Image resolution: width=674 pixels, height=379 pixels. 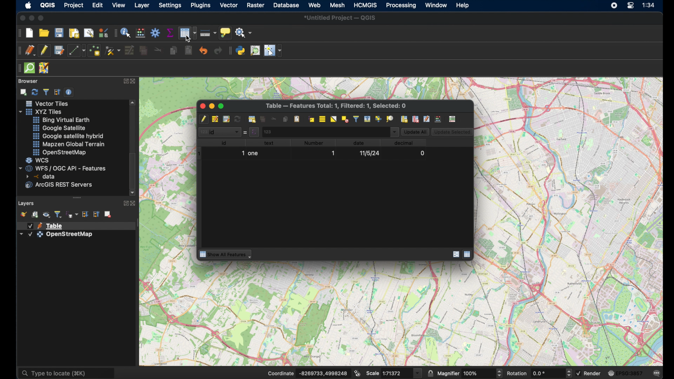 I want to click on no action selected, so click(x=244, y=32).